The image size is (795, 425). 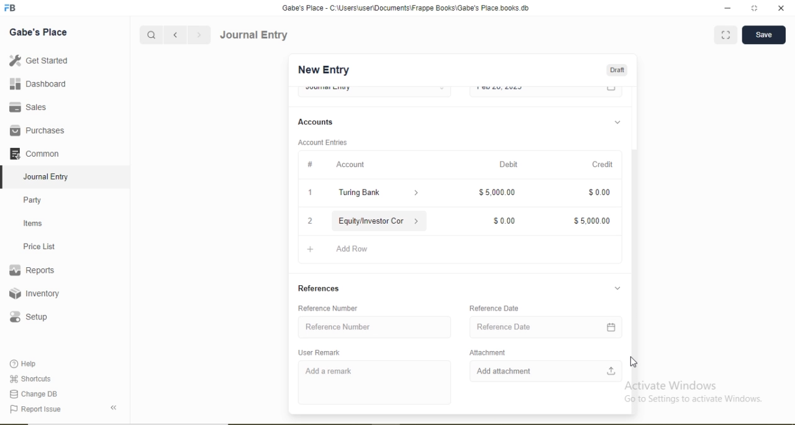 What do you see at coordinates (504, 327) in the screenshot?
I see `Reference Date` at bounding box center [504, 327].